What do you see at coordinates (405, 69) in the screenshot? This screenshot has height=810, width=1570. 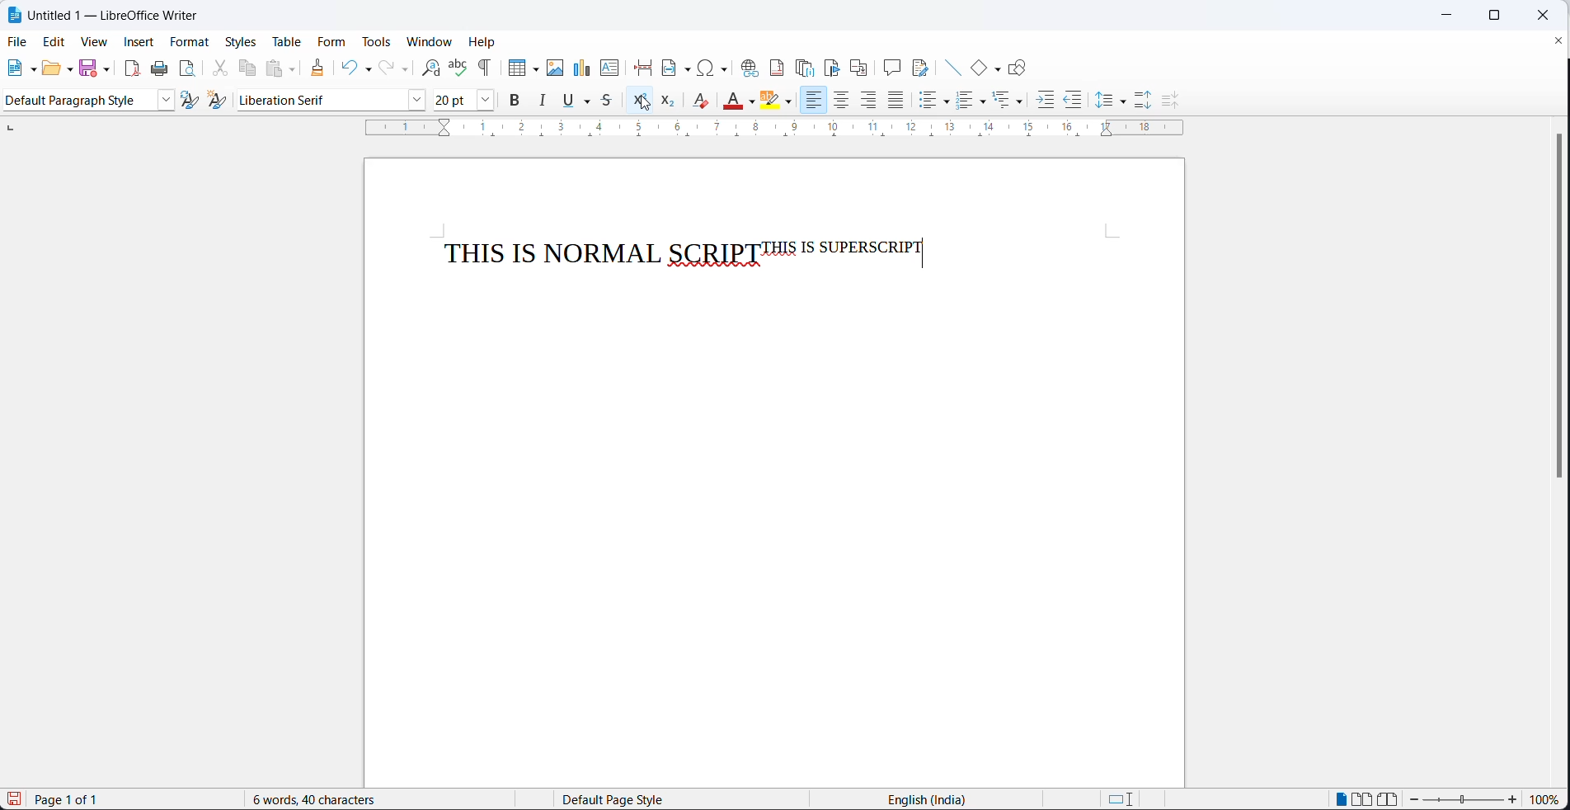 I see `redo options` at bounding box center [405, 69].